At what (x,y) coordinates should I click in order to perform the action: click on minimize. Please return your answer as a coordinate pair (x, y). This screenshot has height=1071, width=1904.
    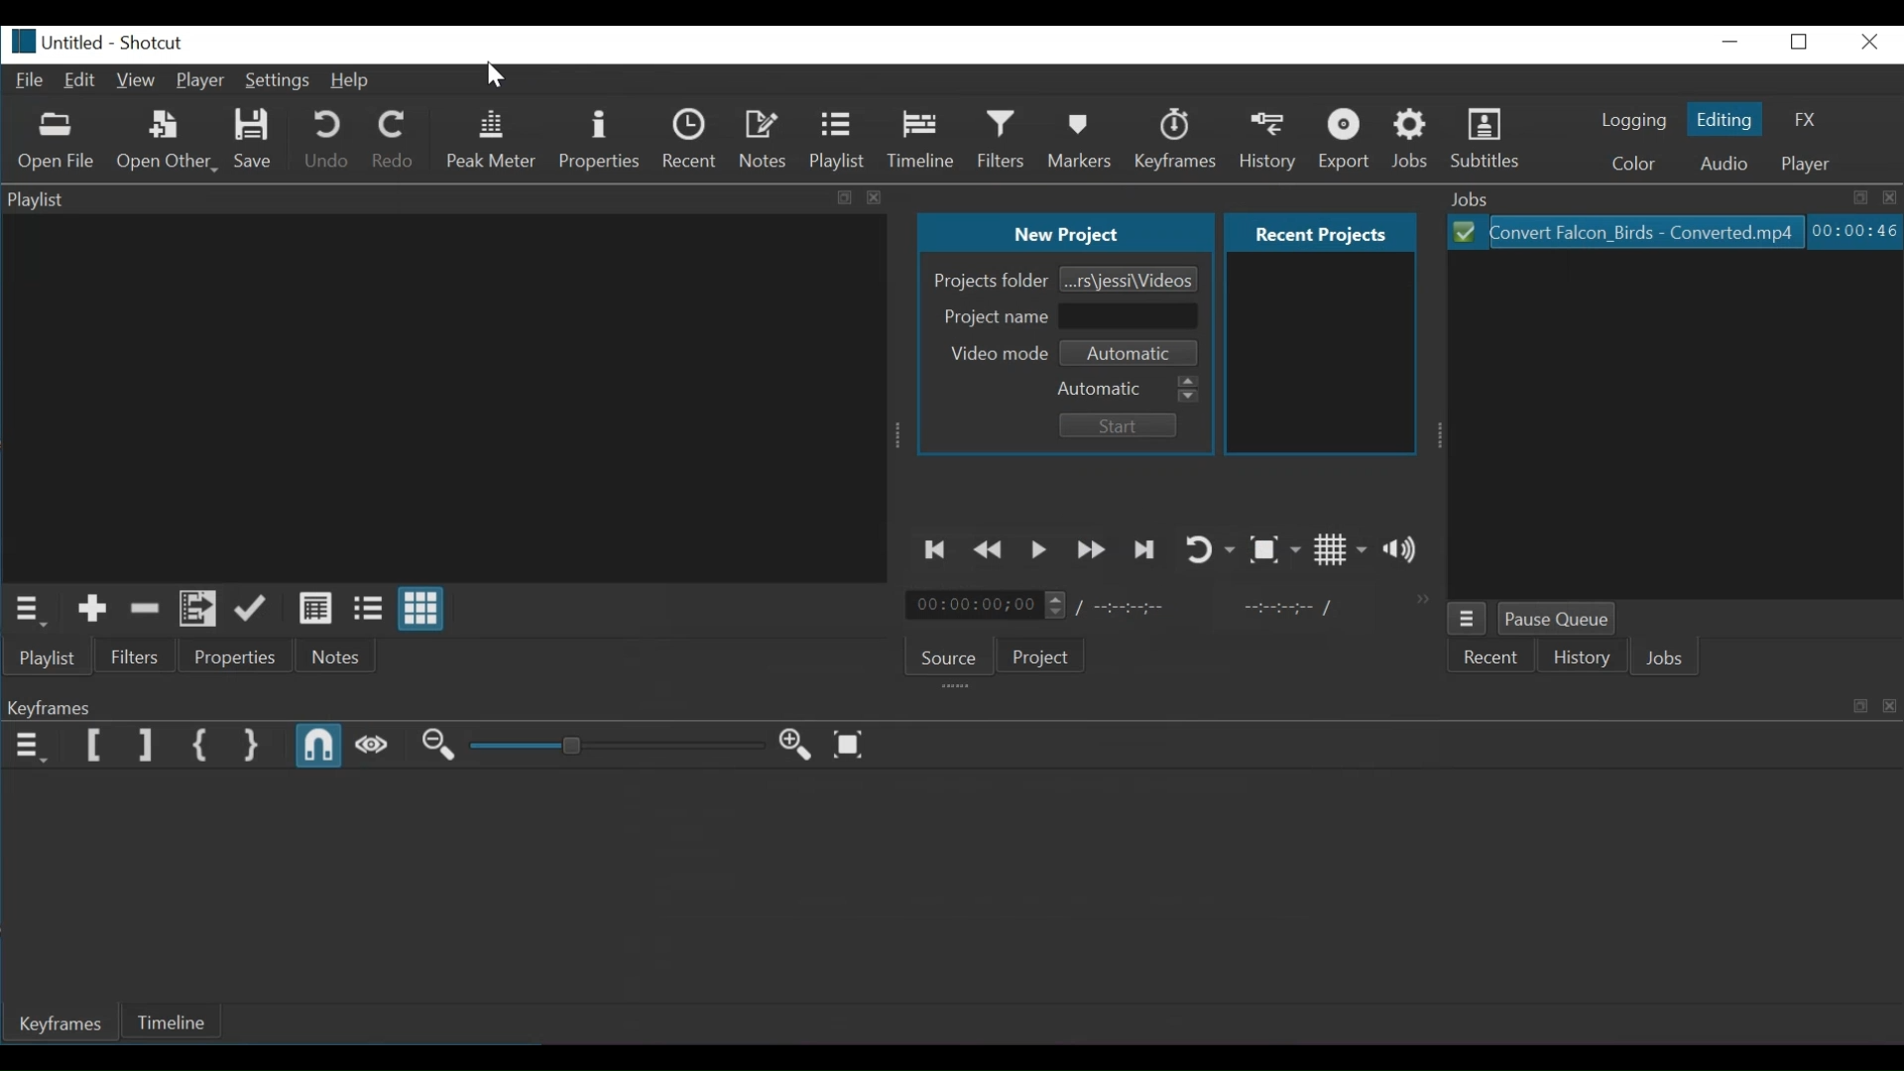
    Looking at the image, I should click on (1734, 46).